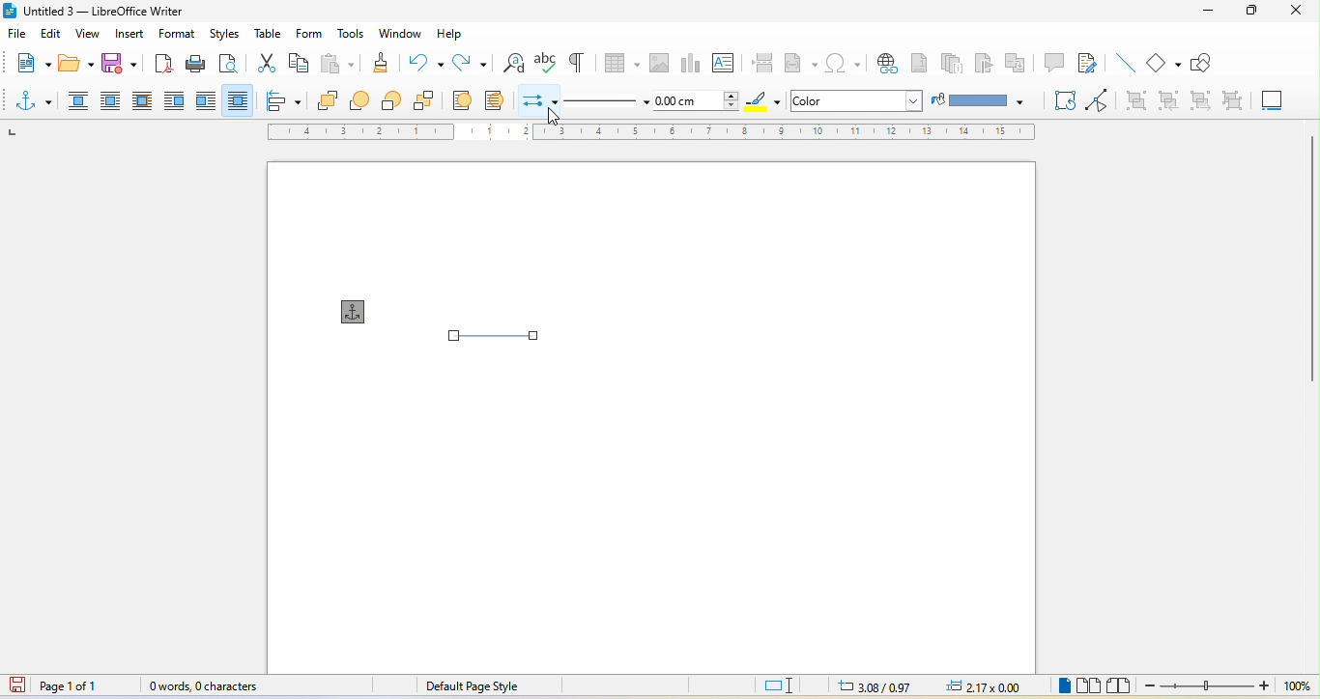 This screenshot has height=699, width=1320. Describe the element at coordinates (300, 62) in the screenshot. I see `copy` at that location.